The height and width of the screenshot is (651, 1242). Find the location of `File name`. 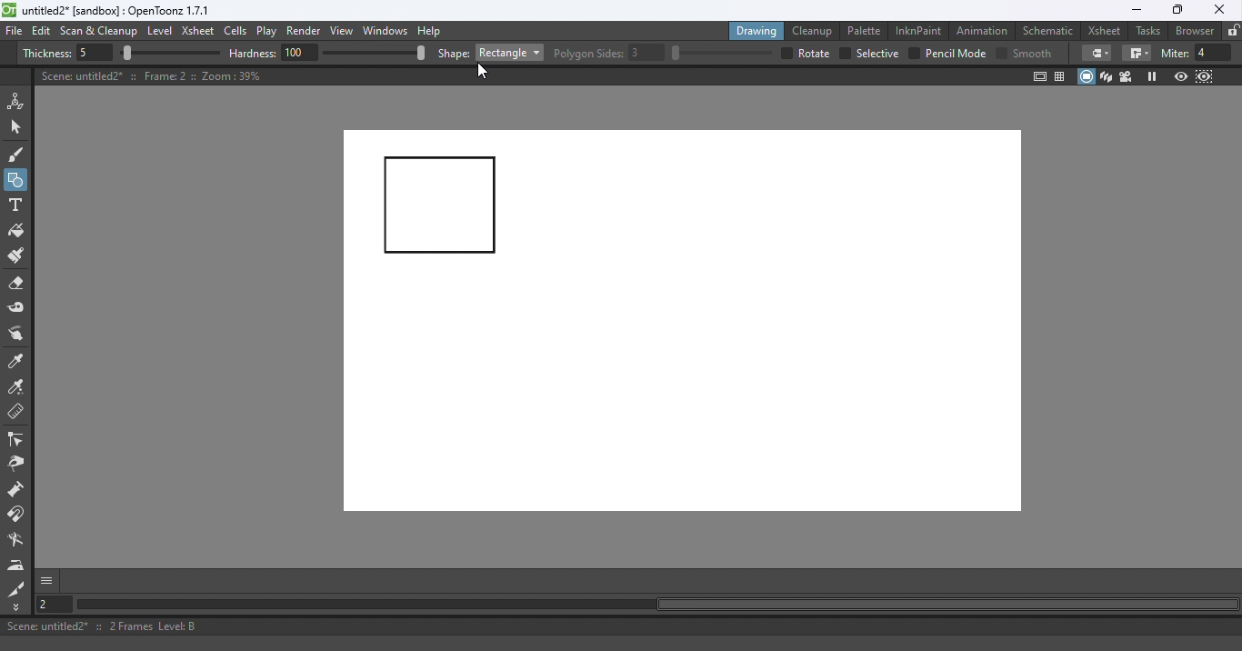

File name is located at coordinates (117, 11).